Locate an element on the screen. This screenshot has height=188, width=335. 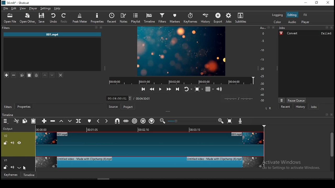
redo is located at coordinates (65, 18).